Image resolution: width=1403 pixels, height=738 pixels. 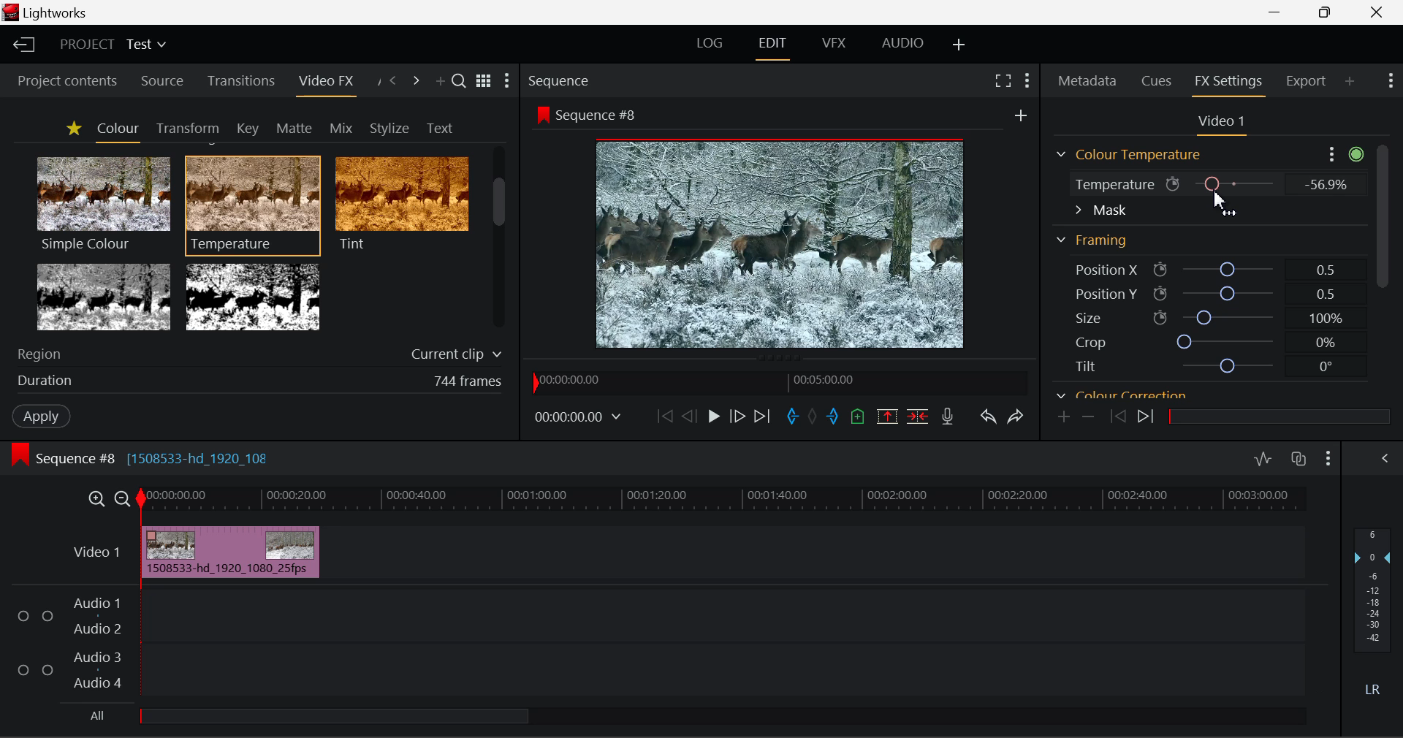 I want to click on Effect Added, so click(x=232, y=552).